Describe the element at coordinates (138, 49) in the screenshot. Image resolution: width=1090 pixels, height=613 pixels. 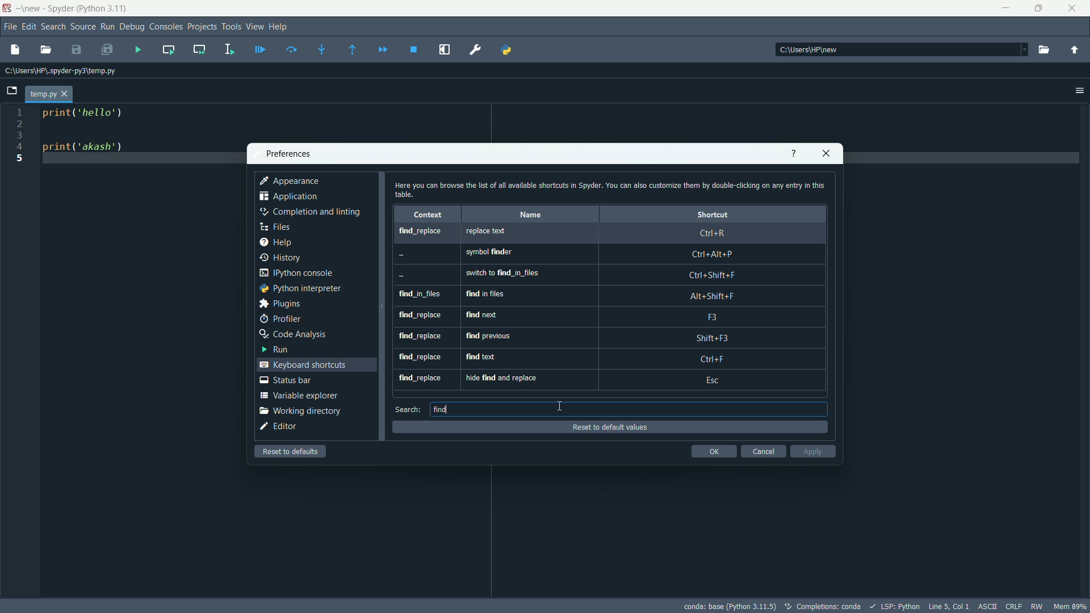
I see `run file` at that location.